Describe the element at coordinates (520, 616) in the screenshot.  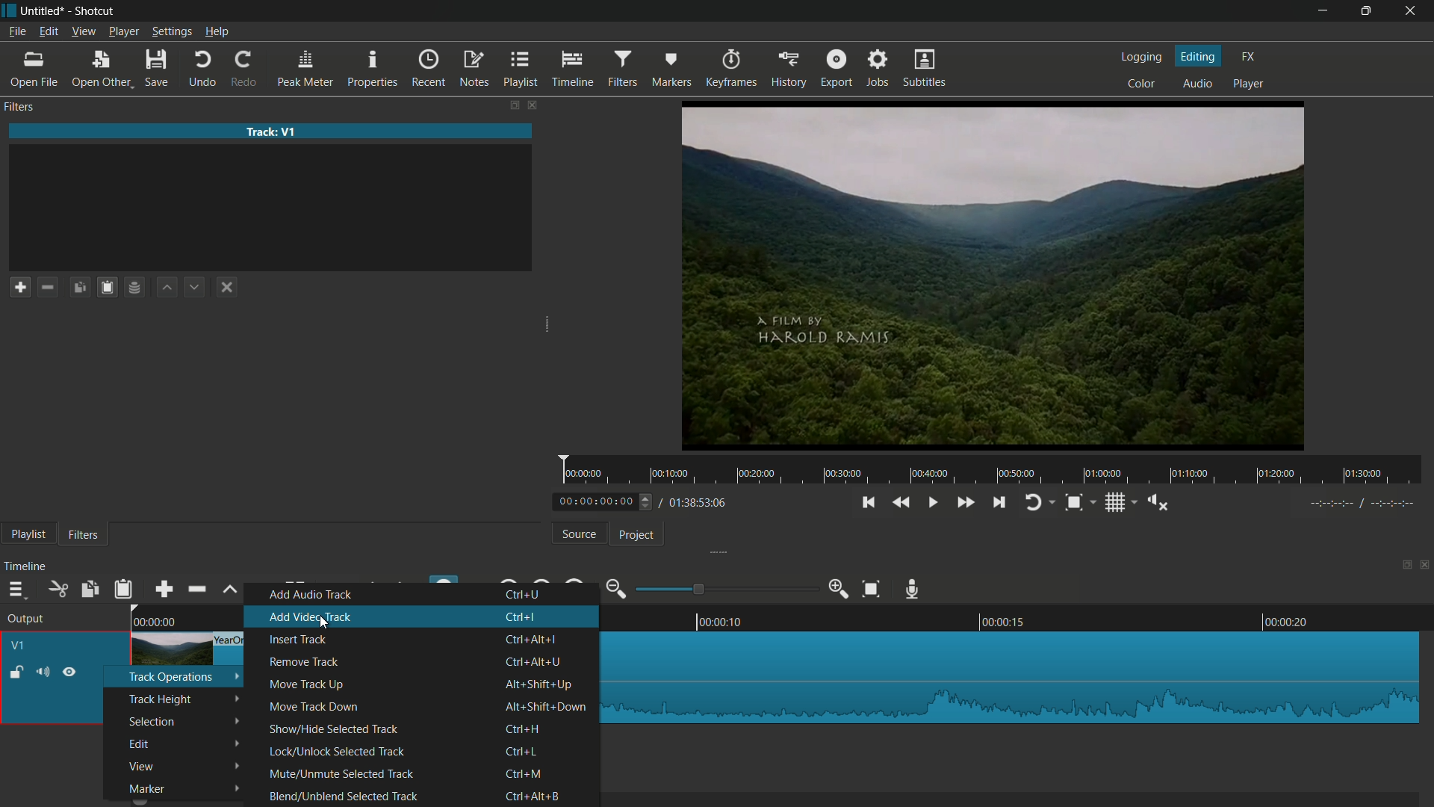
I see `key shortcut` at that location.